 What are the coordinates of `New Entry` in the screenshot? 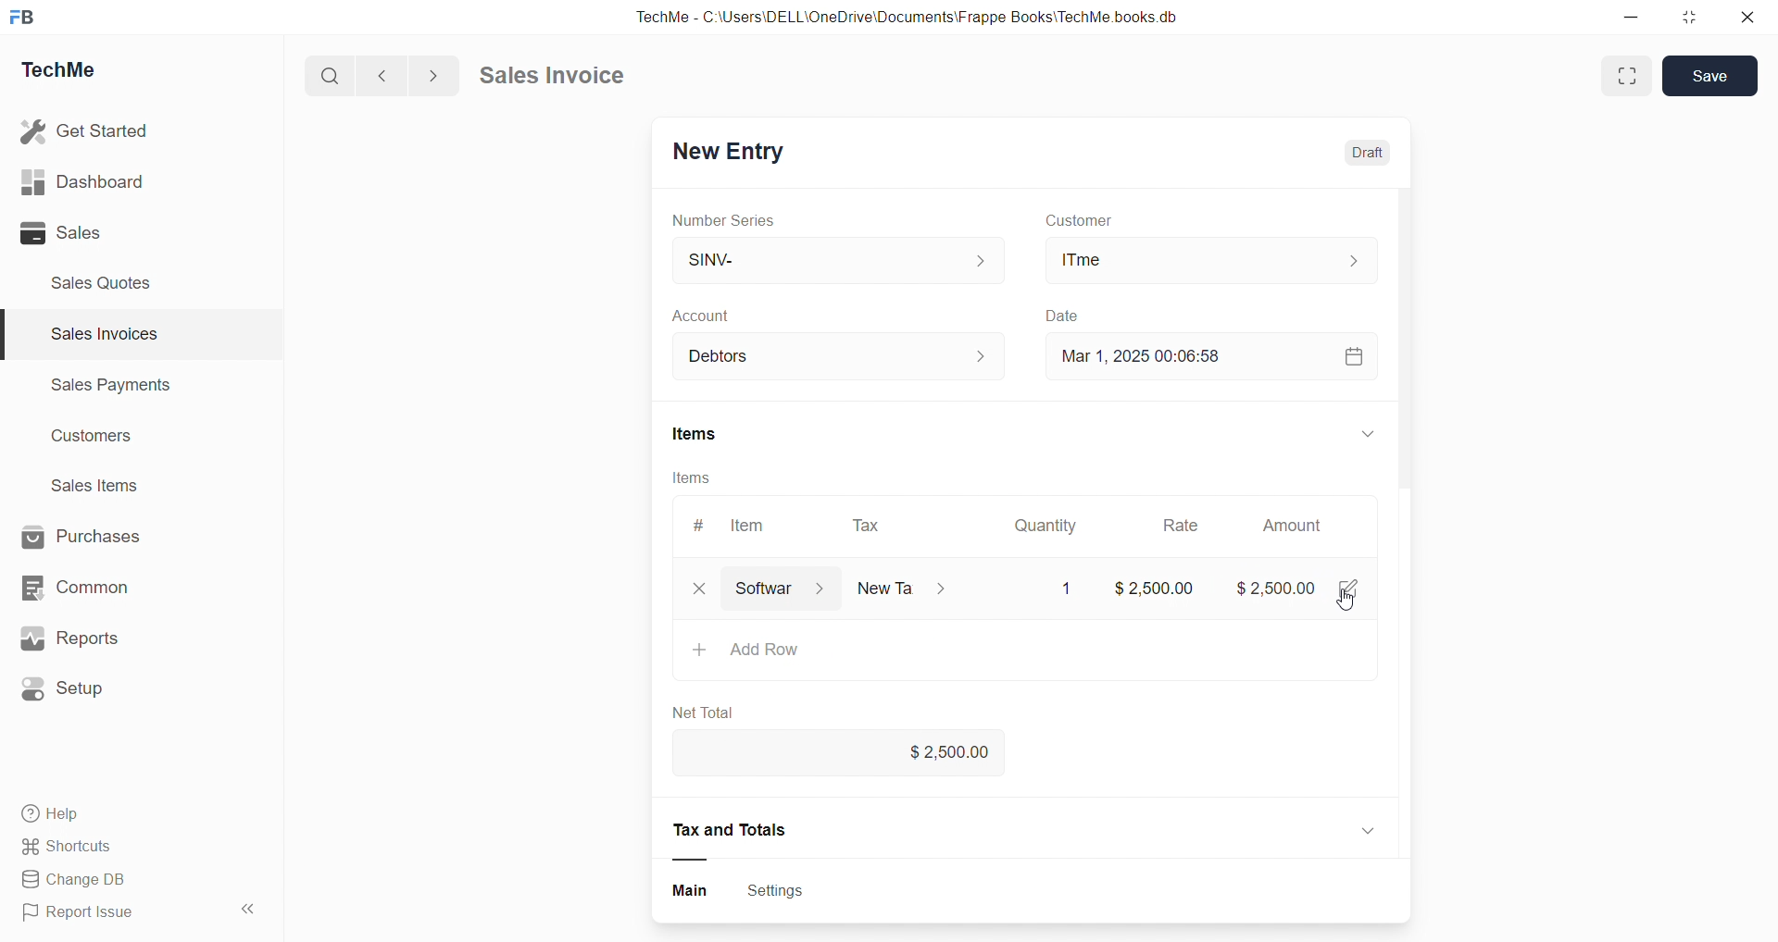 It's located at (735, 148).